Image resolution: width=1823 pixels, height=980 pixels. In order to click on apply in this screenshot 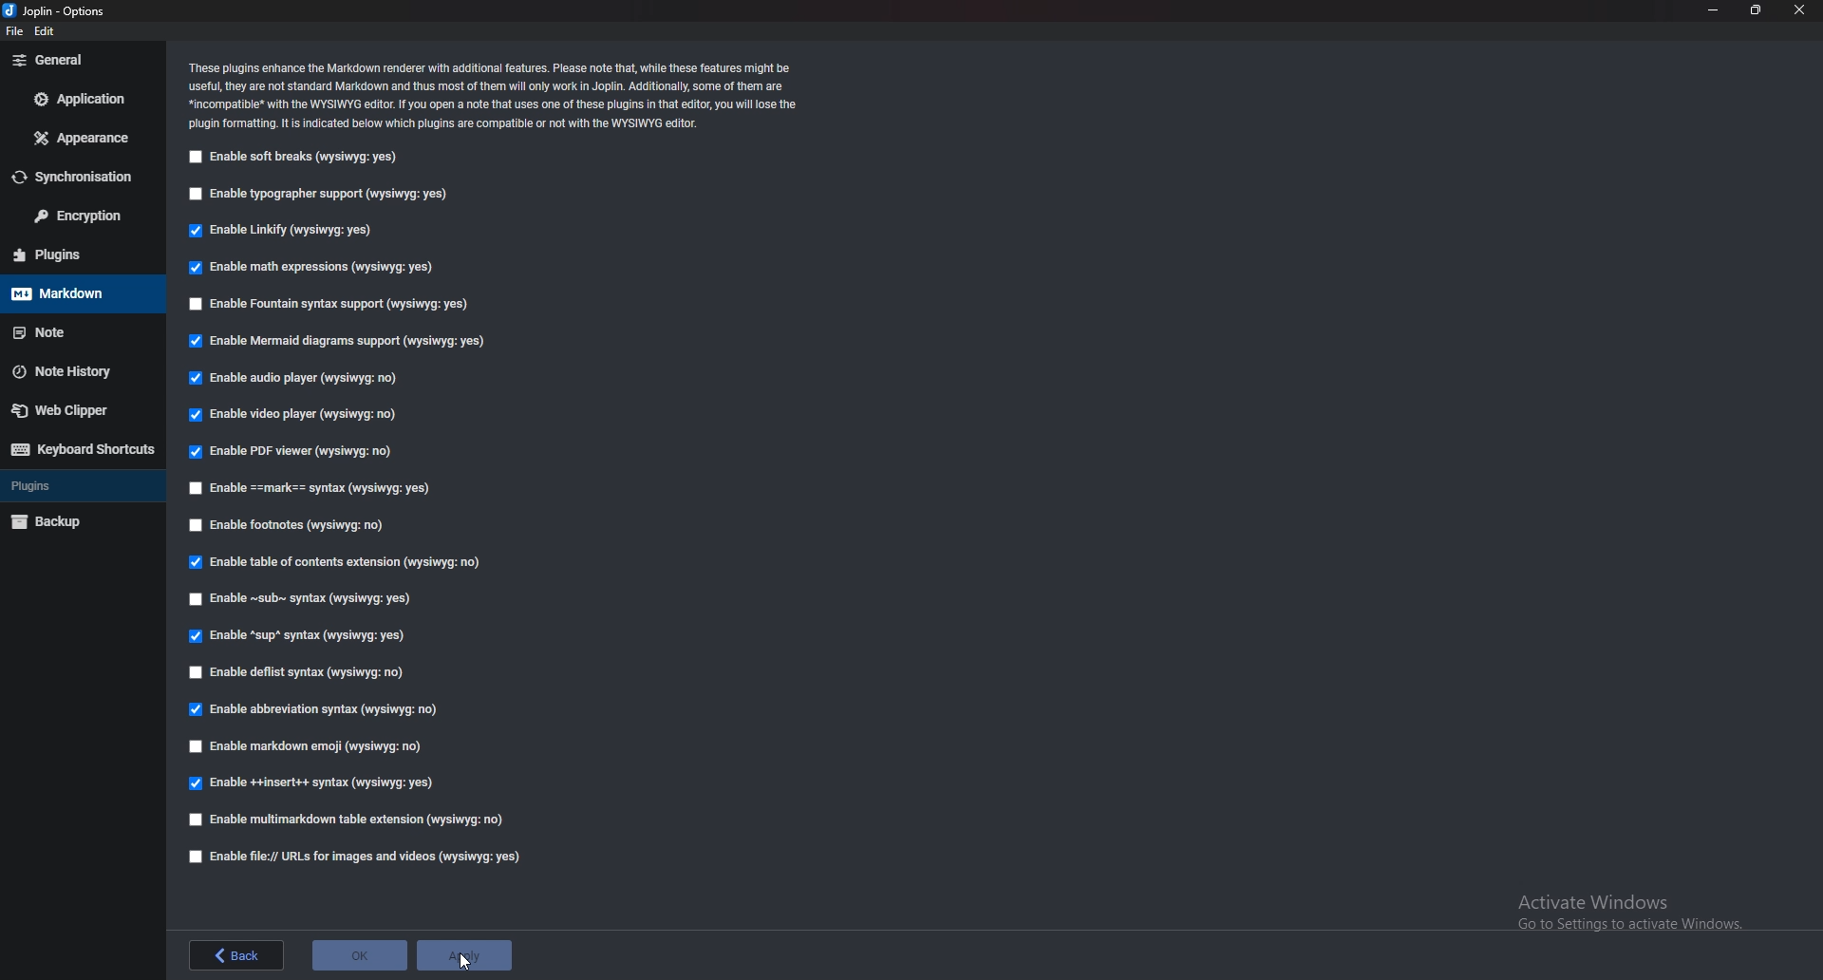, I will do `click(471, 955)`.